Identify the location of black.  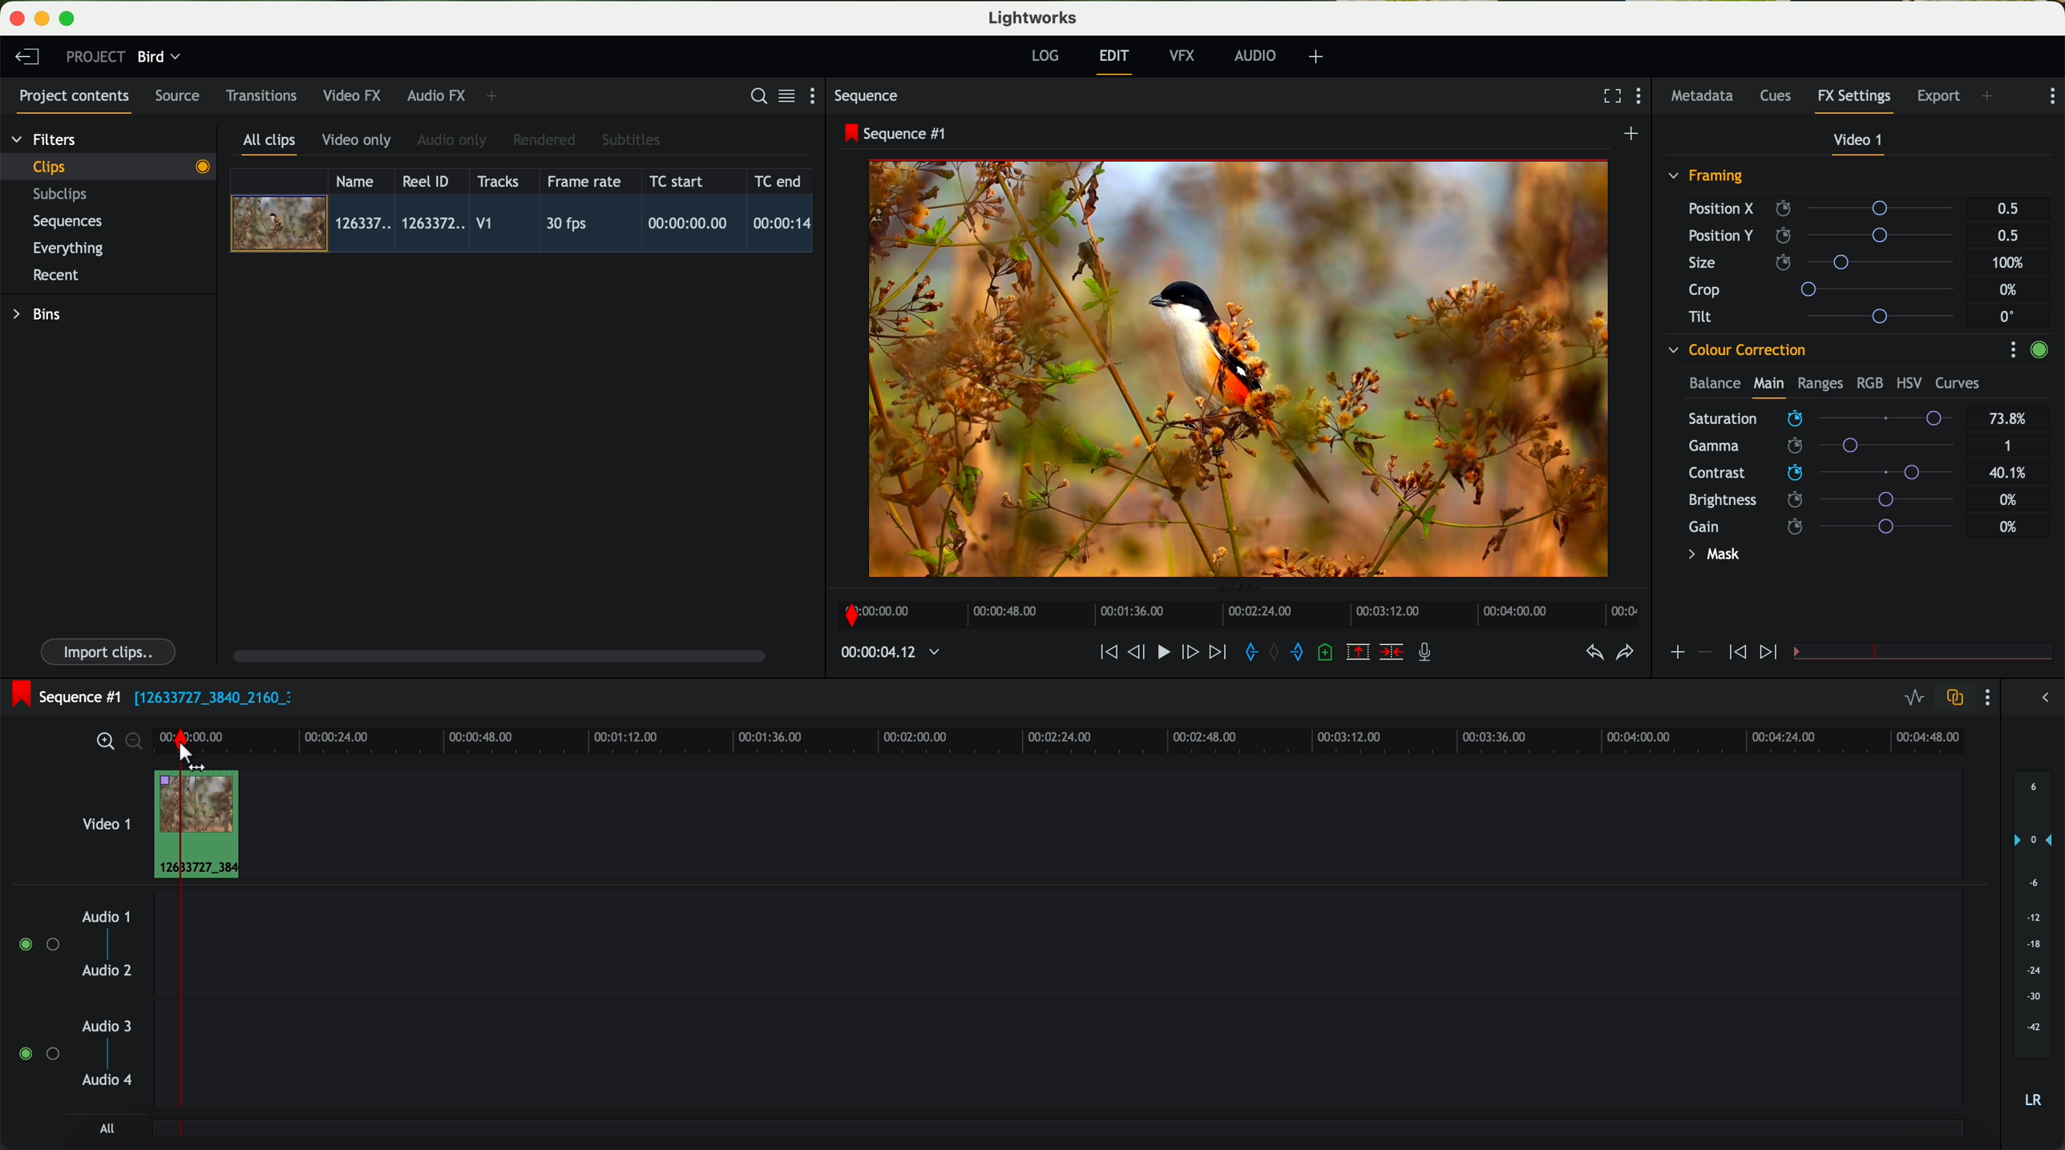
(207, 696).